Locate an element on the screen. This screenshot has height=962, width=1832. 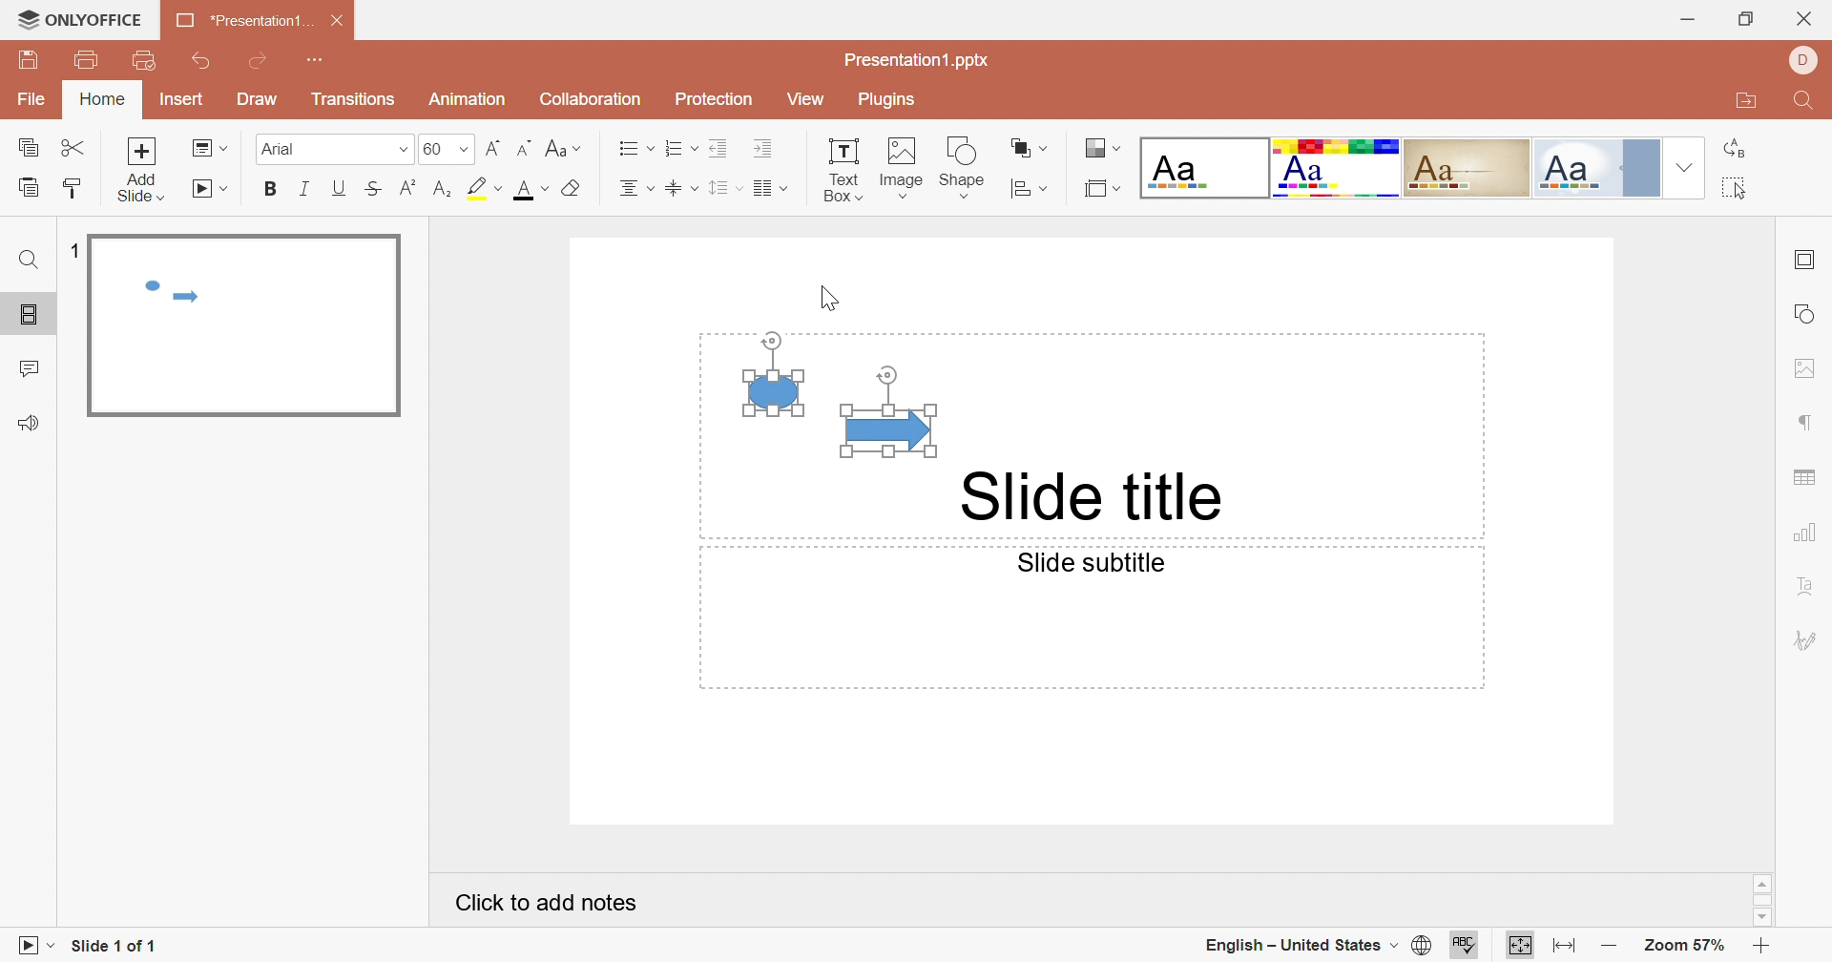
ONLYOFFICE is located at coordinates (77, 19).